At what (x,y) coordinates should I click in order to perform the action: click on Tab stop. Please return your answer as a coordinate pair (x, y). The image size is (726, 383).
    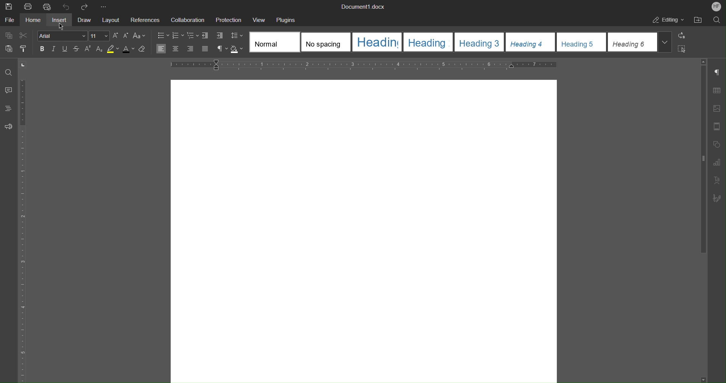
    Looking at the image, I should click on (23, 65).